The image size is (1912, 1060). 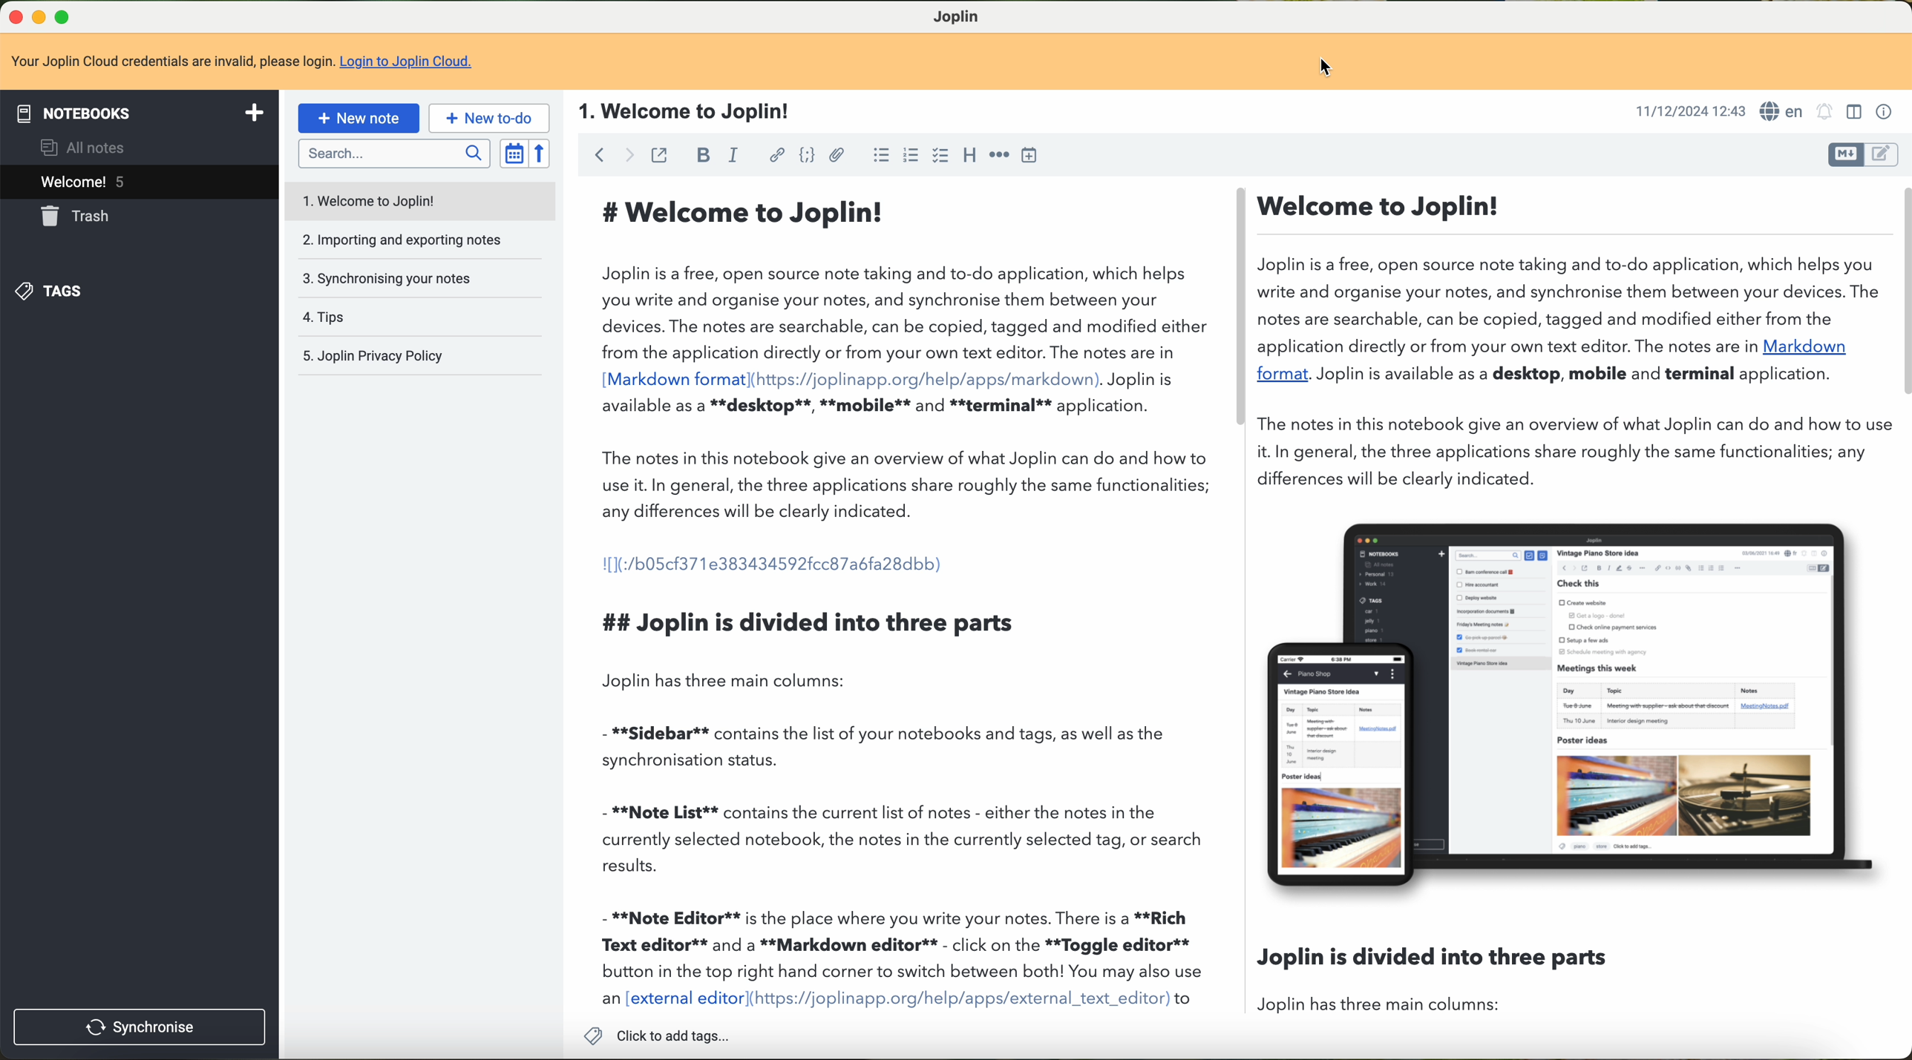 What do you see at coordinates (422, 199) in the screenshot?
I see `welcome to joplin note` at bounding box center [422, 199].